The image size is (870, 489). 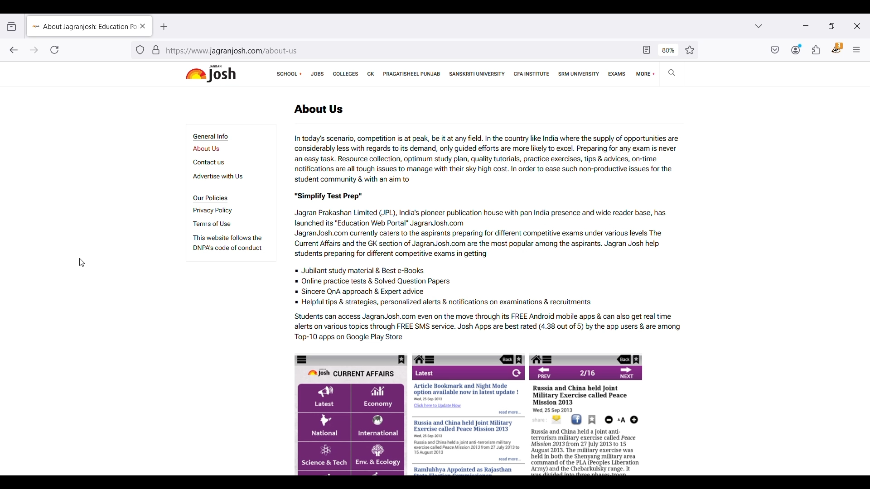 What do you see at coordinates (579, 73) in the screenshot?
I see `SRM university page` at bounding box center [579, 73].